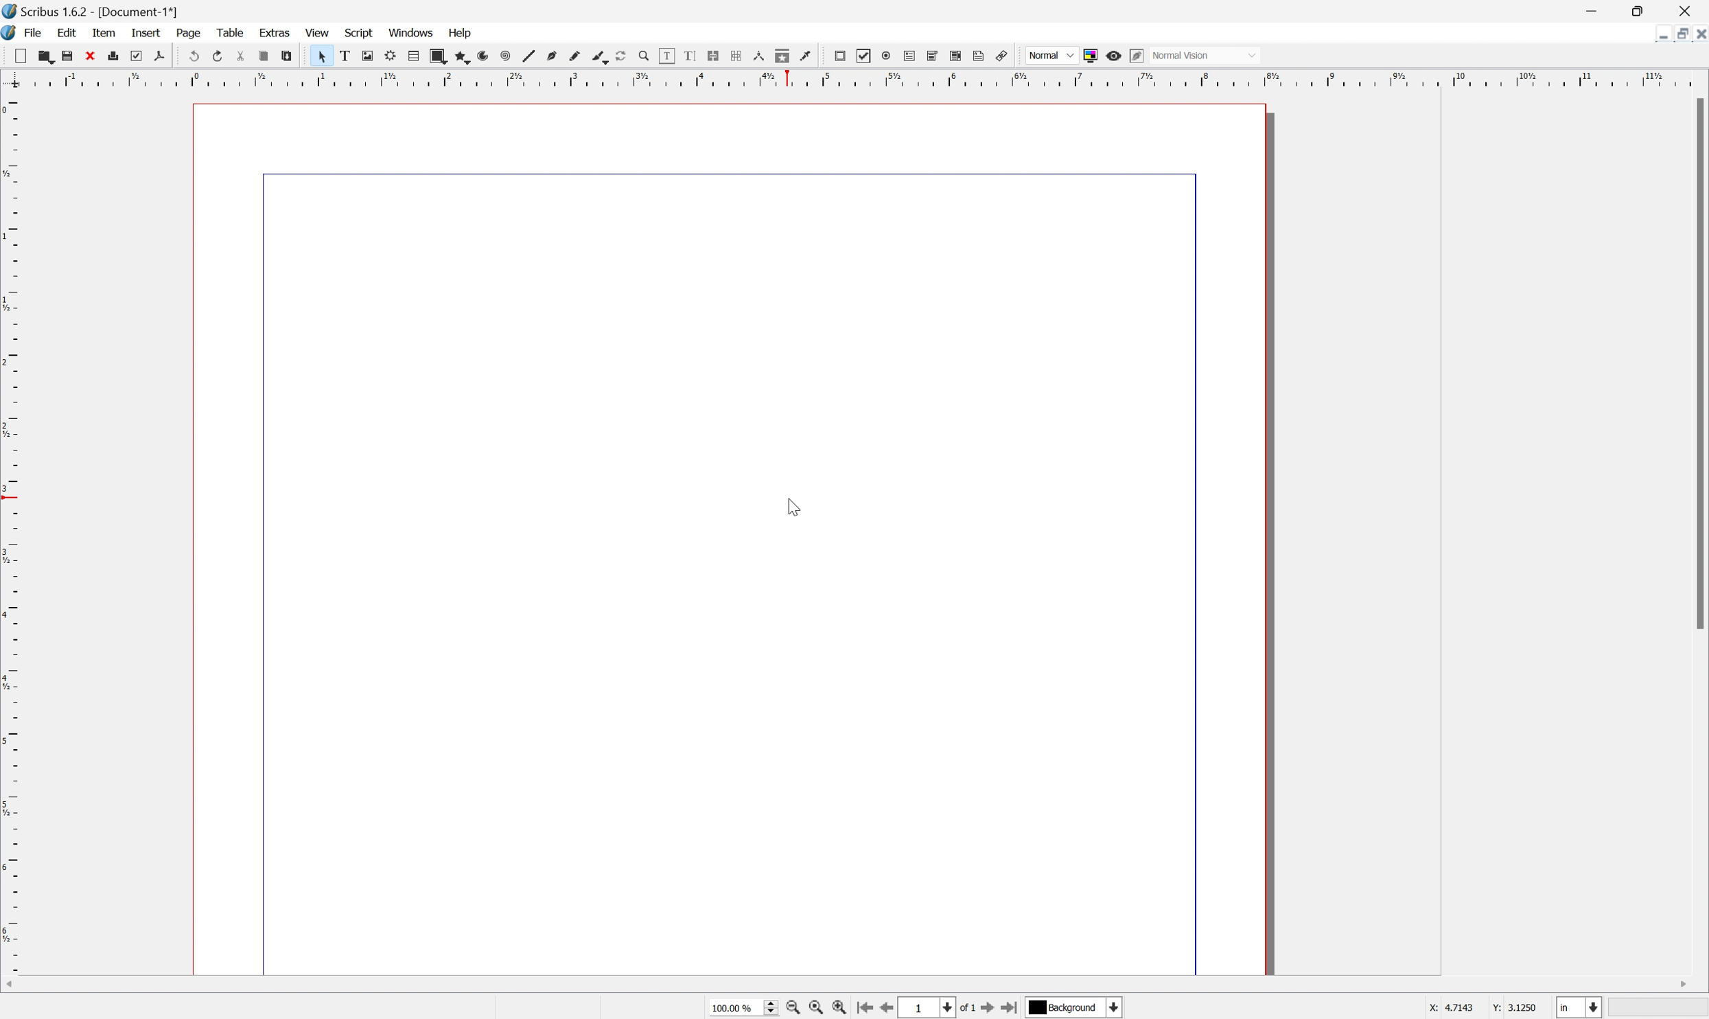 This screenshot has width=1709, height=1019. Describe the element at coordinates (134, 56) in the screenshot. I see `preflight verifier` at that location.